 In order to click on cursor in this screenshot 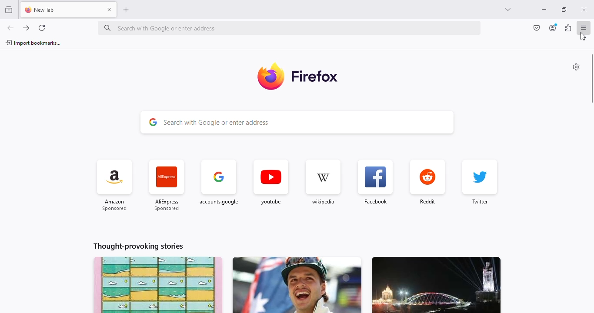, I will do `click(583, 37)`.